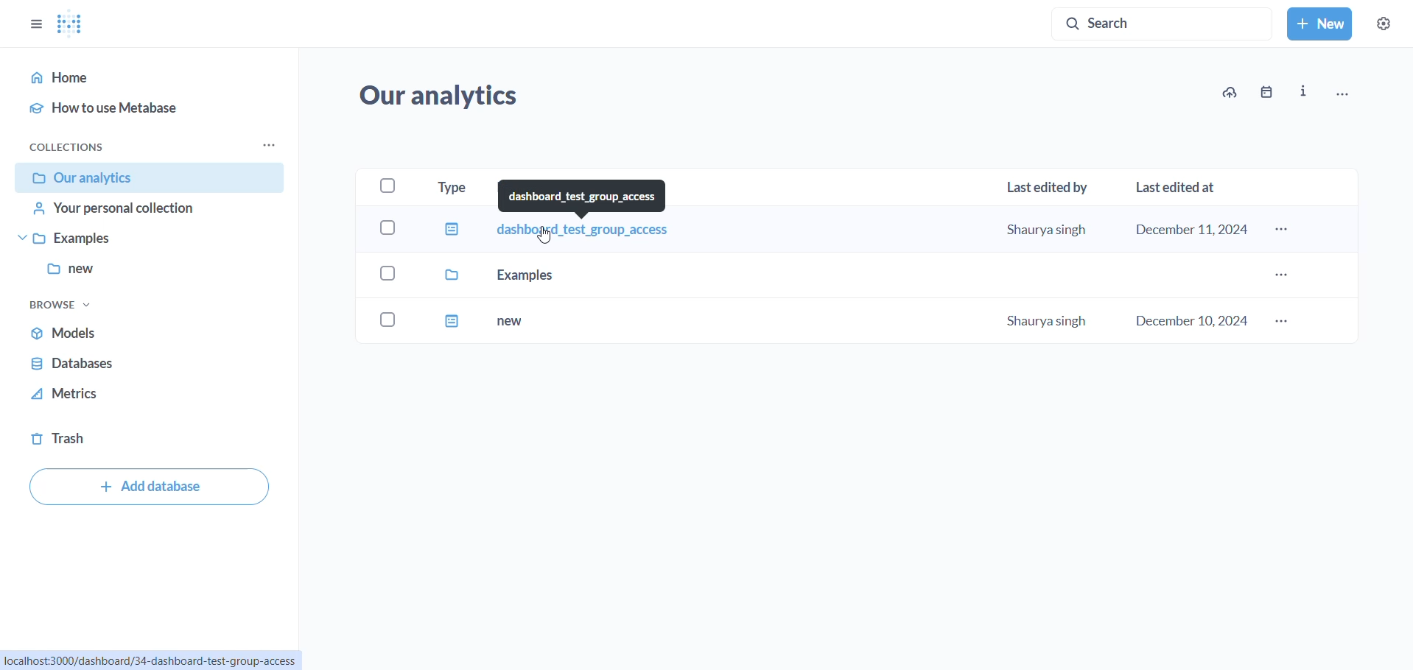  What do you see at coordinates (734, 320) in the screenshot?
I see `new ` at bounding box center [734, 320].